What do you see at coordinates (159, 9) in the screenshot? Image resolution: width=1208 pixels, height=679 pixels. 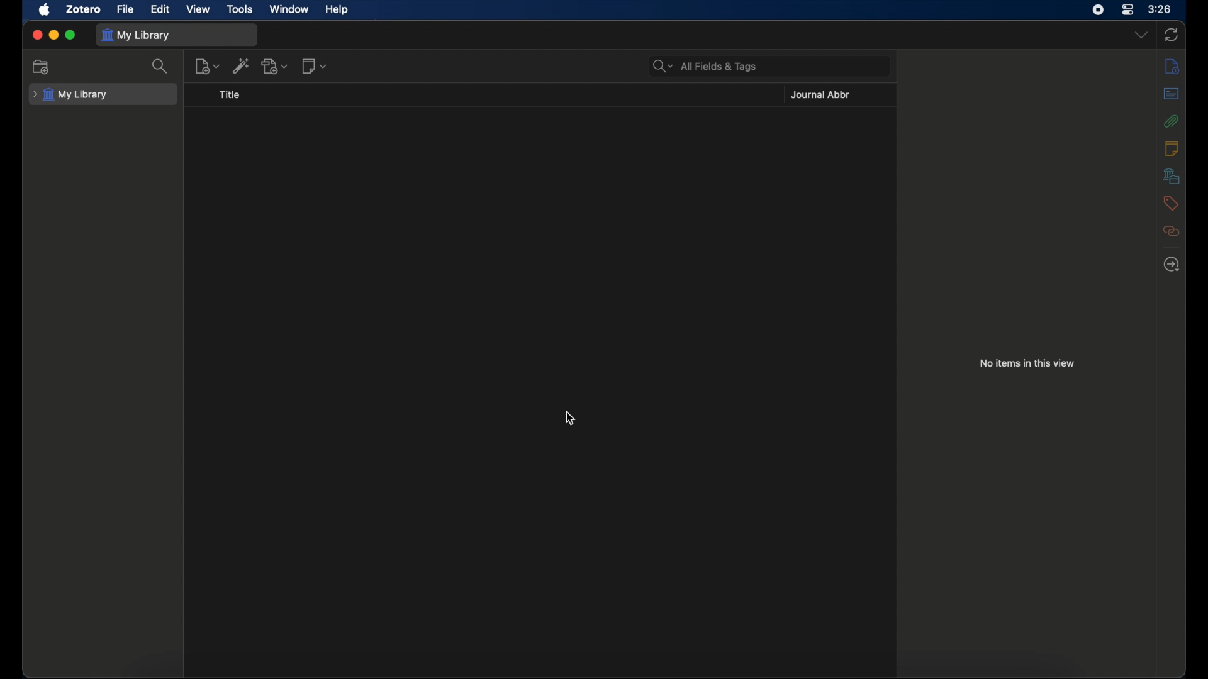 I see `edit` at bounding box center [159, 9].